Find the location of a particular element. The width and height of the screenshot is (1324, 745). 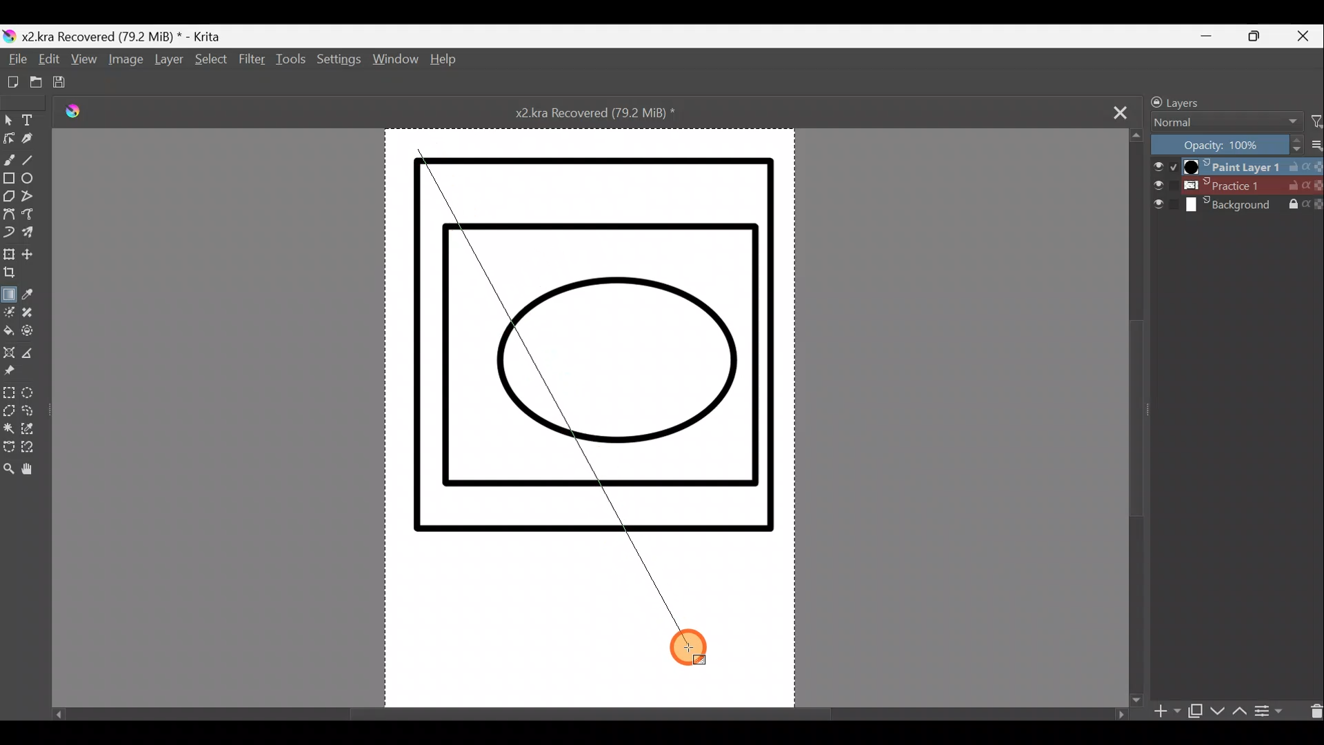

Layer 3 is located at coordinates (1237, 206).